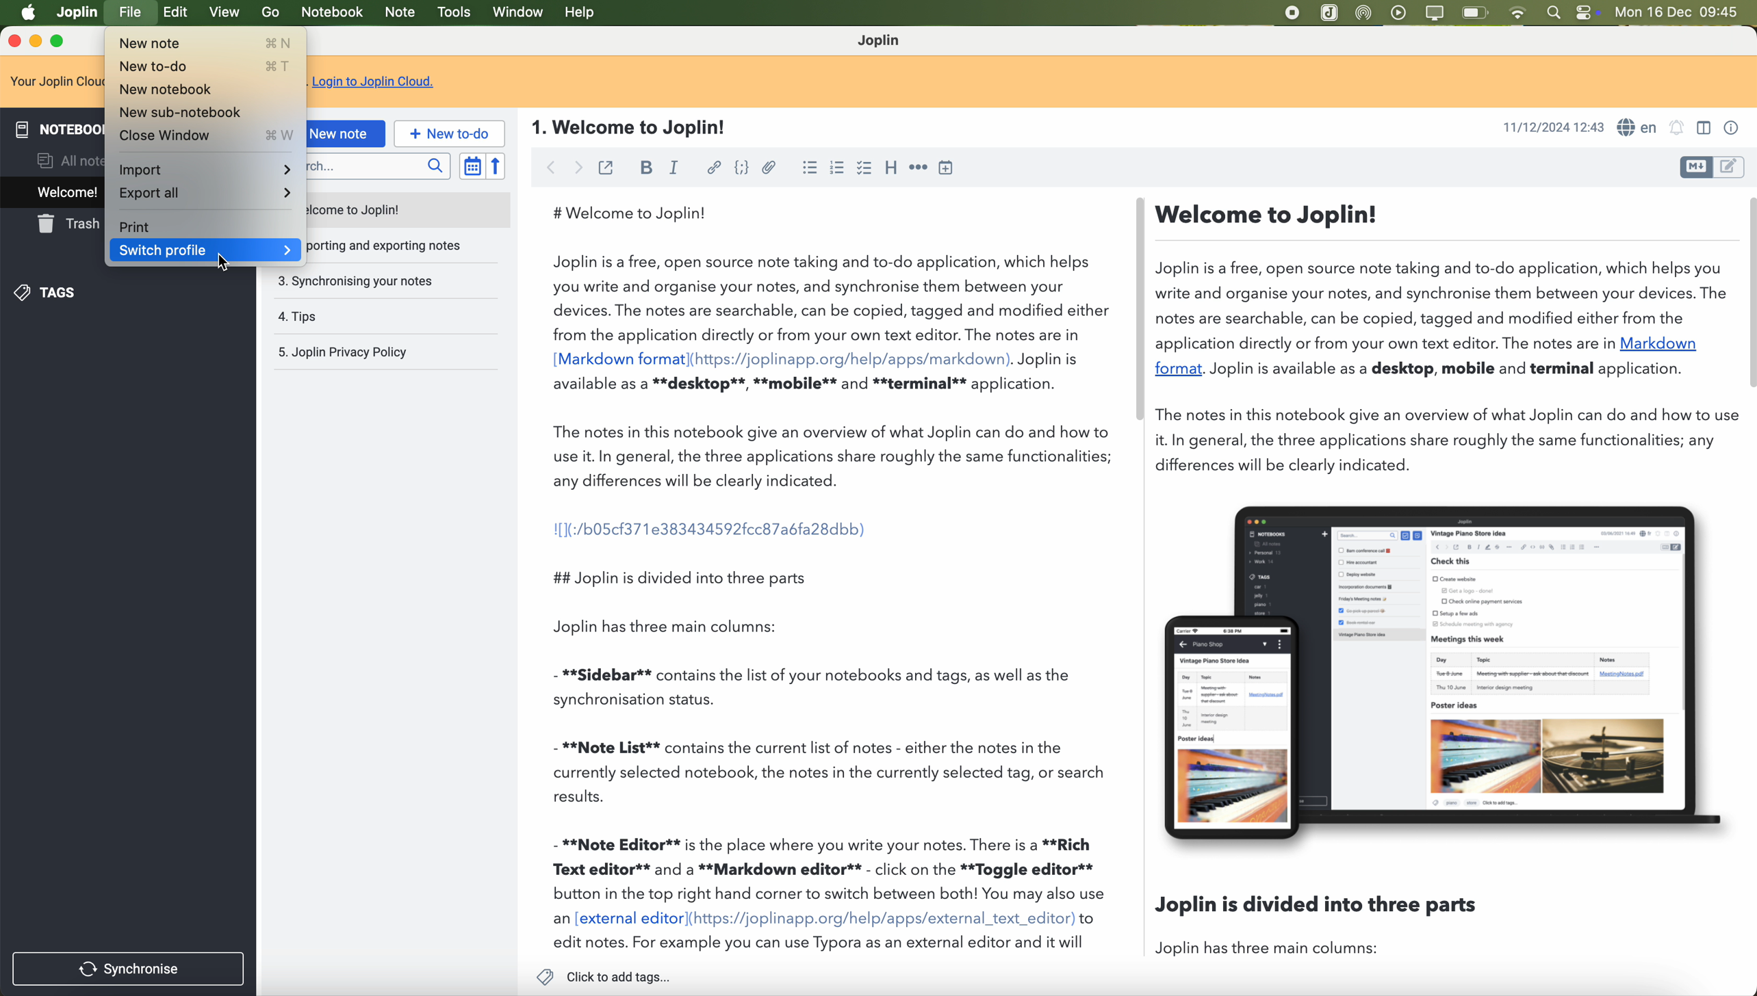 Image resolution: width=1757 pixels, height=996 pixels. Describe the element at coordinates (469, 166) in the screenshot. I see `toggle sort order field` at that location.